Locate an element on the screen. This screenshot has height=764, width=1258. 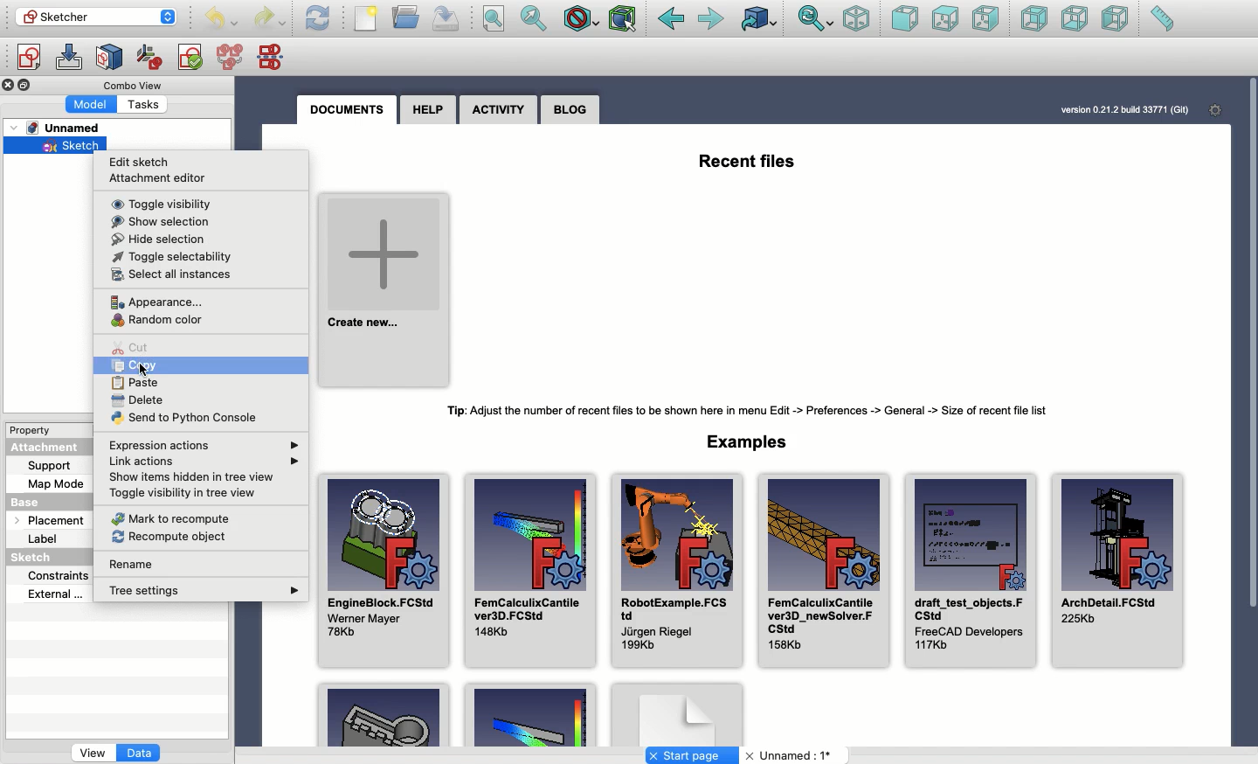
Tip: Adjust the number of recent files to be shown here in menu Edit -> Preferences -> General -> Size of recent file list is located at coordinates (756, 411).